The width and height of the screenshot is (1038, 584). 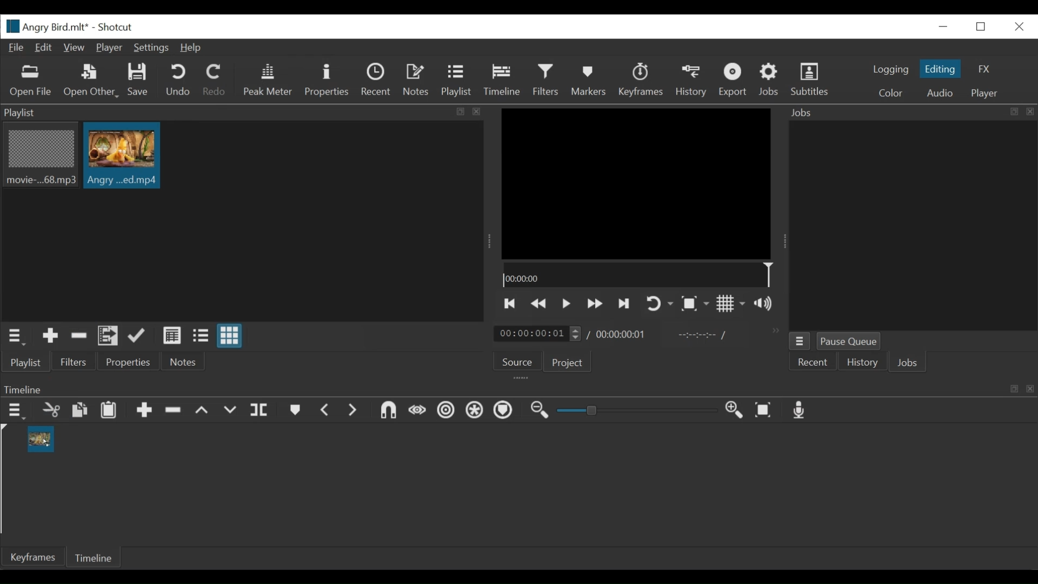 I want to click on Filters, so click(x=75, y=361).